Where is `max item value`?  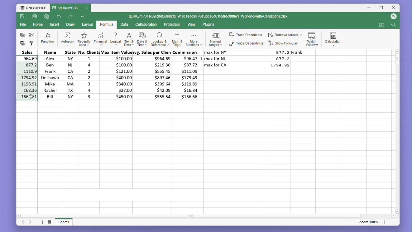 max item value is located at coordinates (116, 74).